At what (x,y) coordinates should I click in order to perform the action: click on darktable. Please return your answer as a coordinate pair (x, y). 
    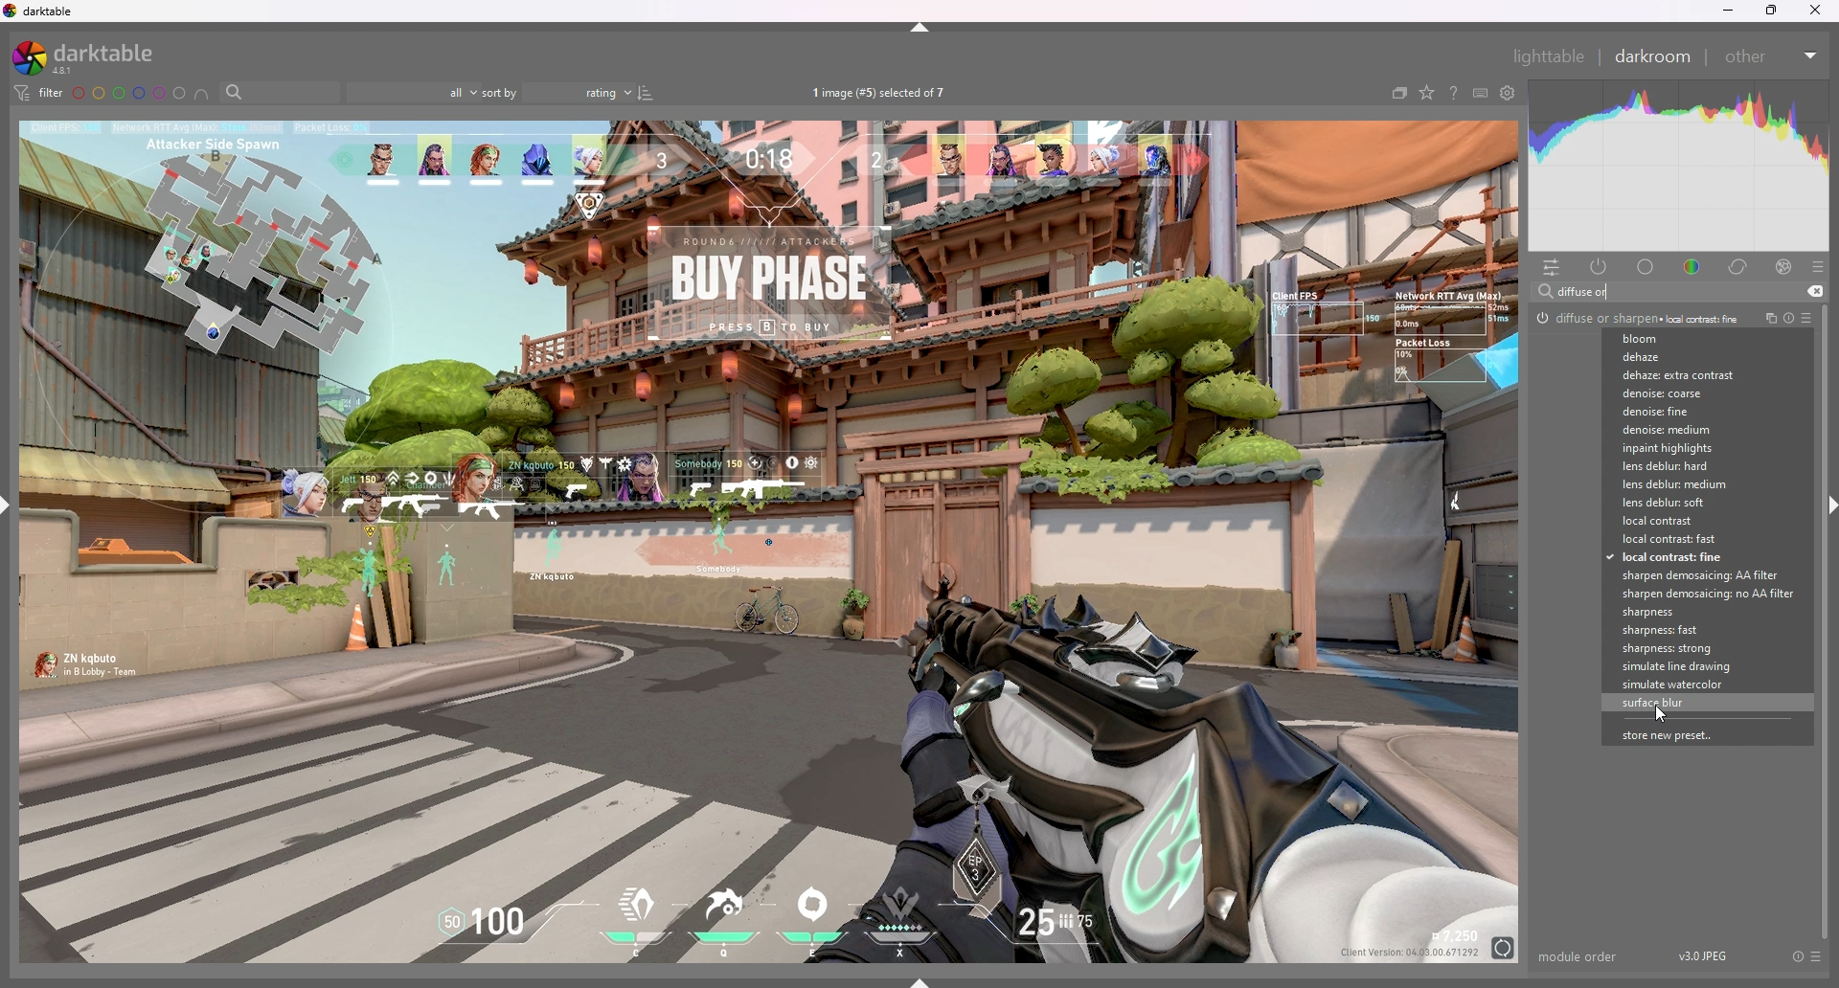
    Looking at the image, I should click on (42, 11).